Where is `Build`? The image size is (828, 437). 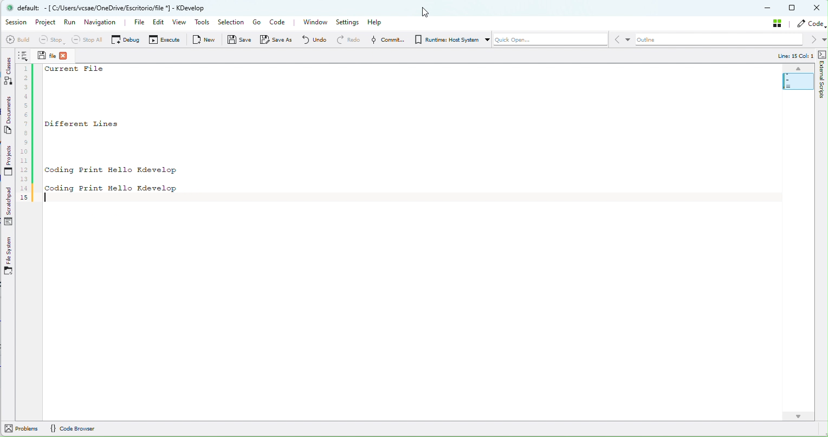 Build is located at coordinates (17, 39).